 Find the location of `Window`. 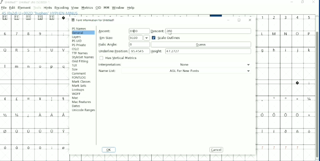

Window is located at coordinates (118, 8).